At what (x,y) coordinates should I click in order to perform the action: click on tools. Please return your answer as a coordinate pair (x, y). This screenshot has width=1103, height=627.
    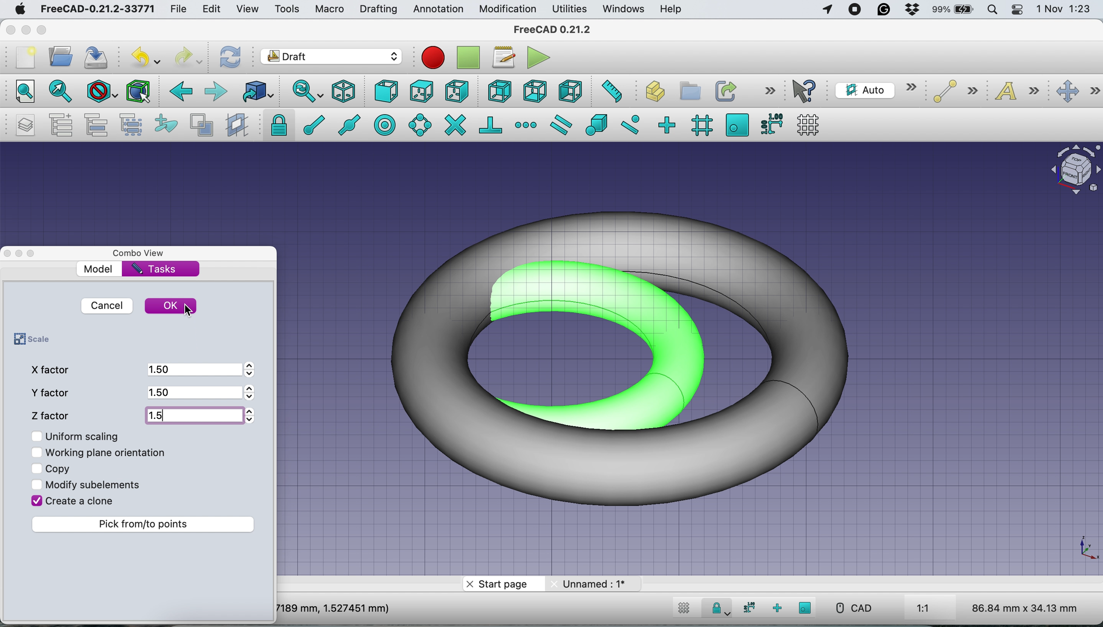
    Looking at the image, I should click on (284, 8).